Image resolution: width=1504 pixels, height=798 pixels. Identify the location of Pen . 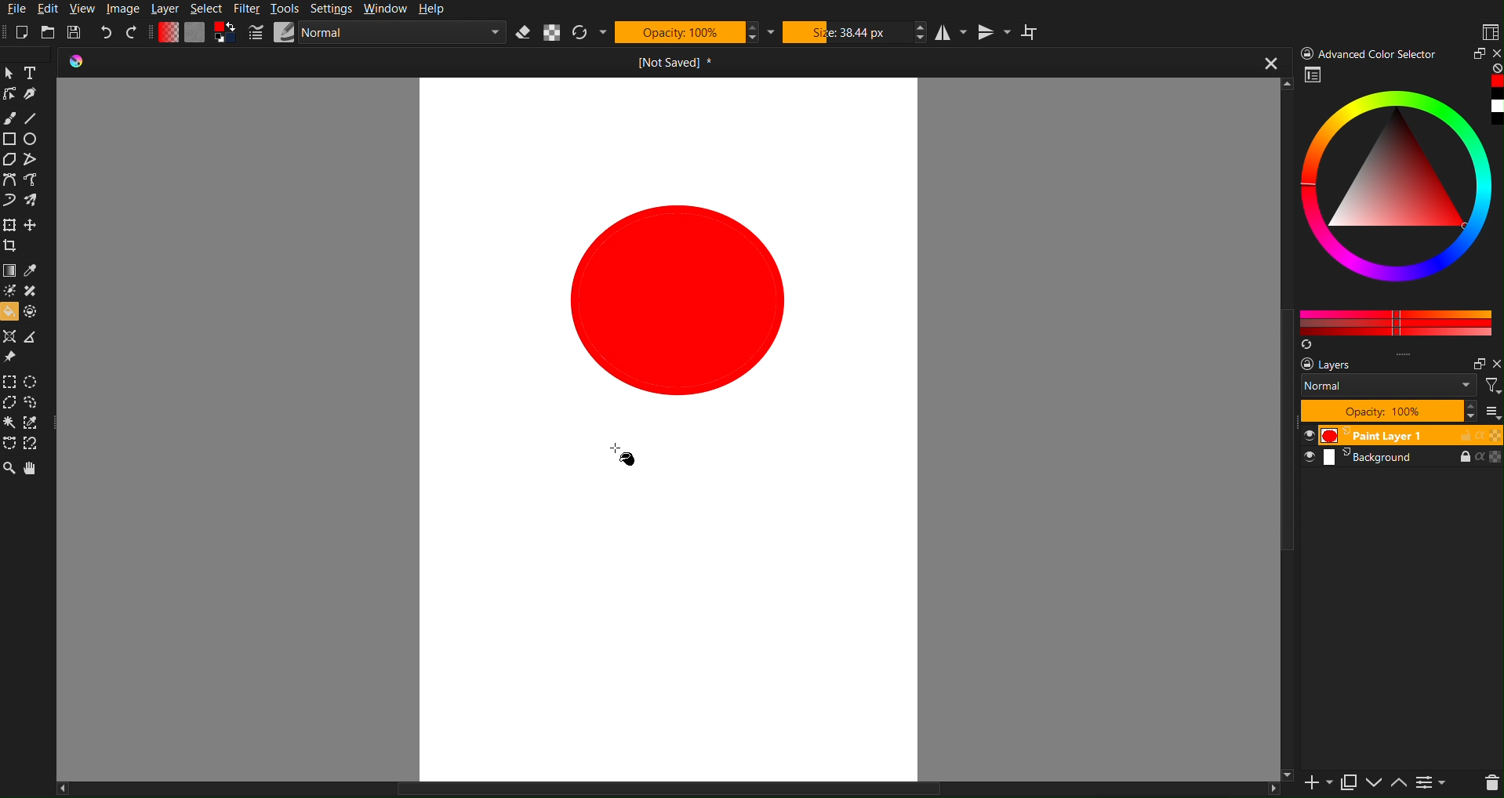
(35, 96).